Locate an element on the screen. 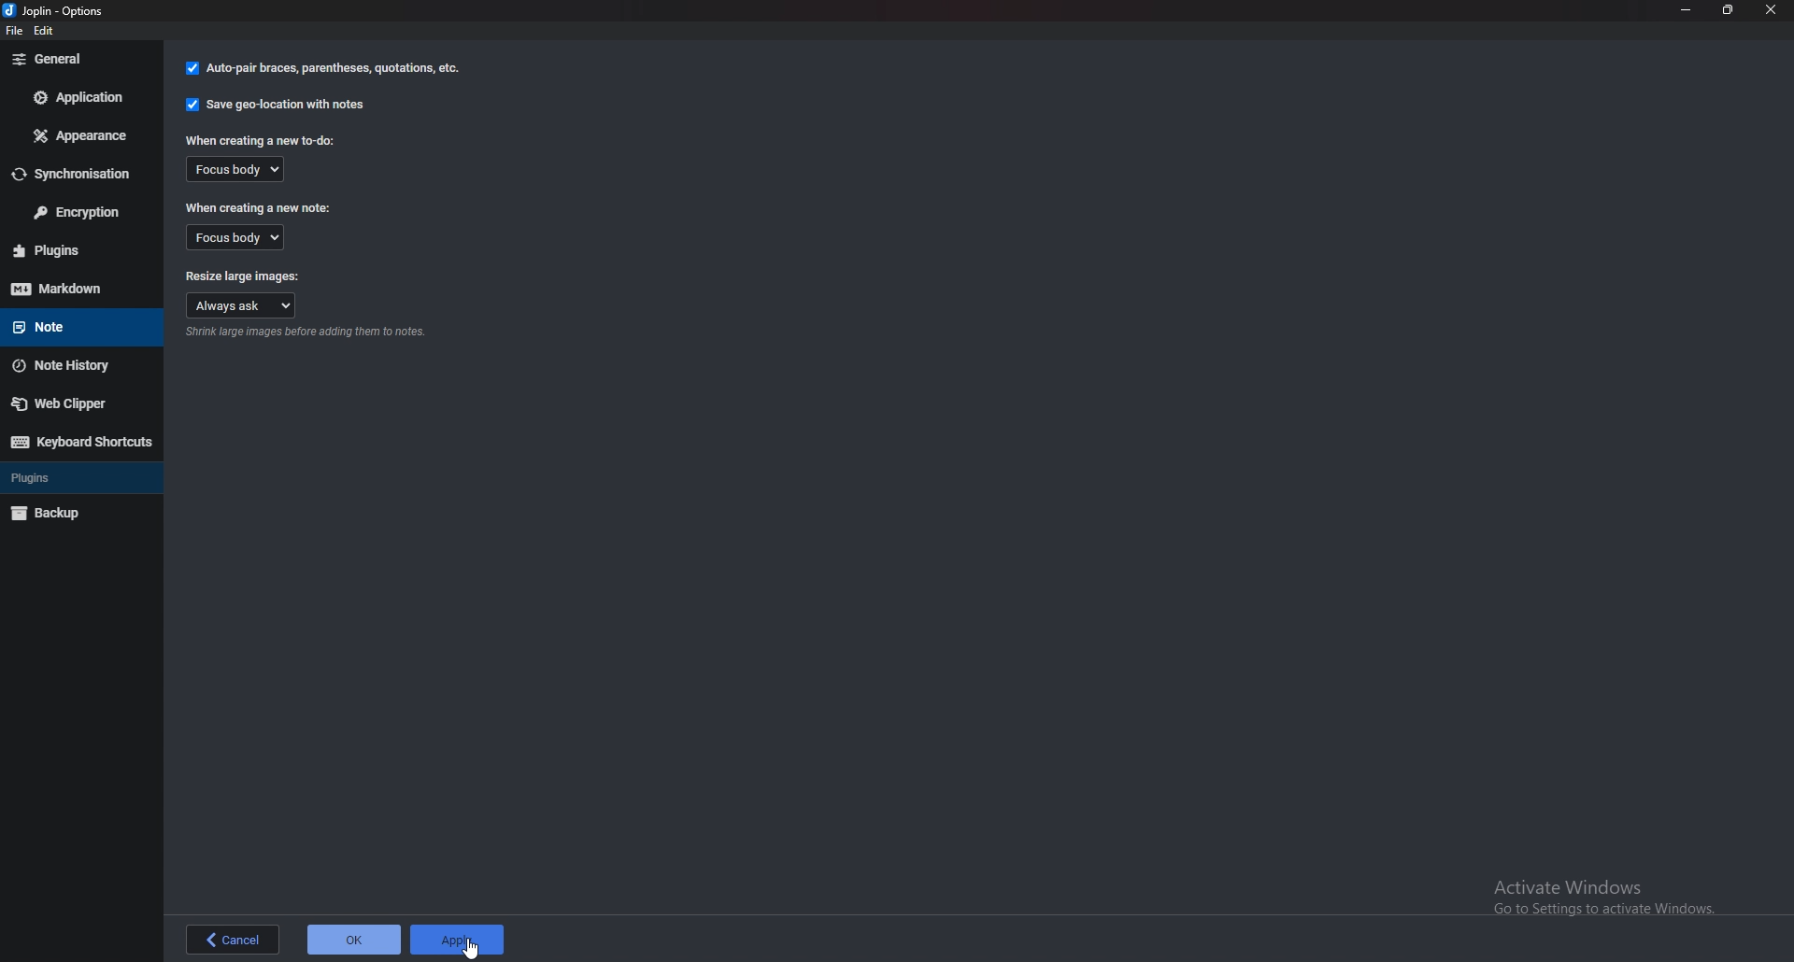 The width and height of the screenshot is (1794, 962). note is located at coordinates (71, 326).